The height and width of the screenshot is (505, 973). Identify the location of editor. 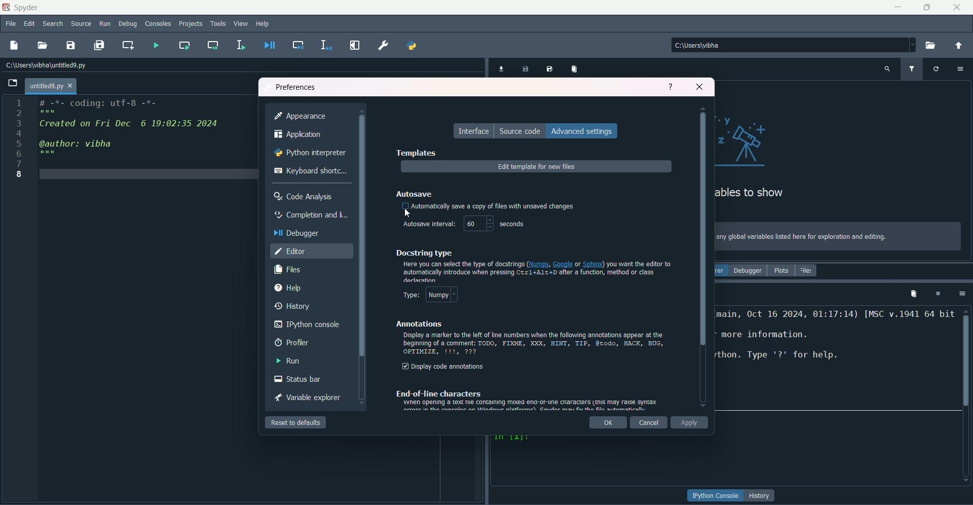
(291, 251).